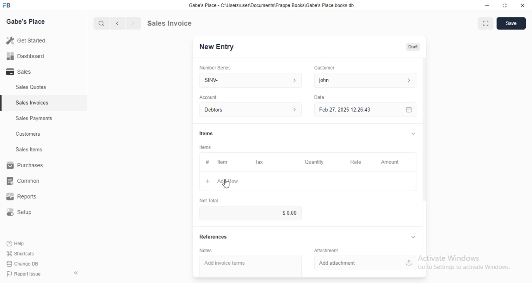 The height and width of the screenshot is (283, 532). Describe the element at coordinates (225, 183) in the screenshot. I see `Ad row` at that location.